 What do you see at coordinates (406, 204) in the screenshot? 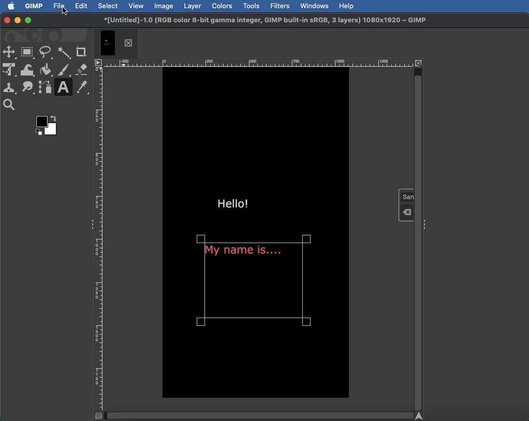
I see `Text tool` at bounding box center [406, 204].